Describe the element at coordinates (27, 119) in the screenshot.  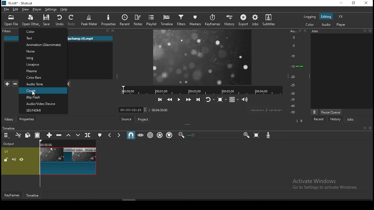
I see `` at that location.